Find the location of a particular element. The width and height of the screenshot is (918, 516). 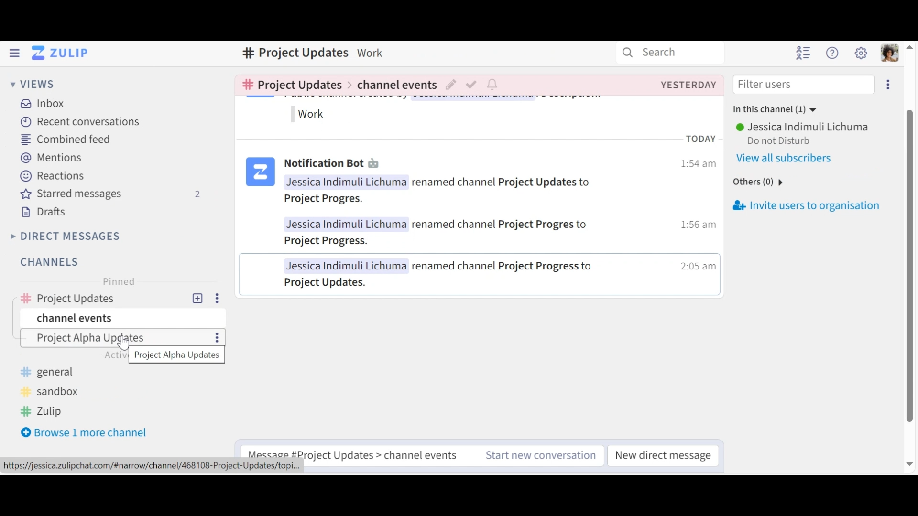

Invite users to oraginsation is located at coordinates (817, 204).